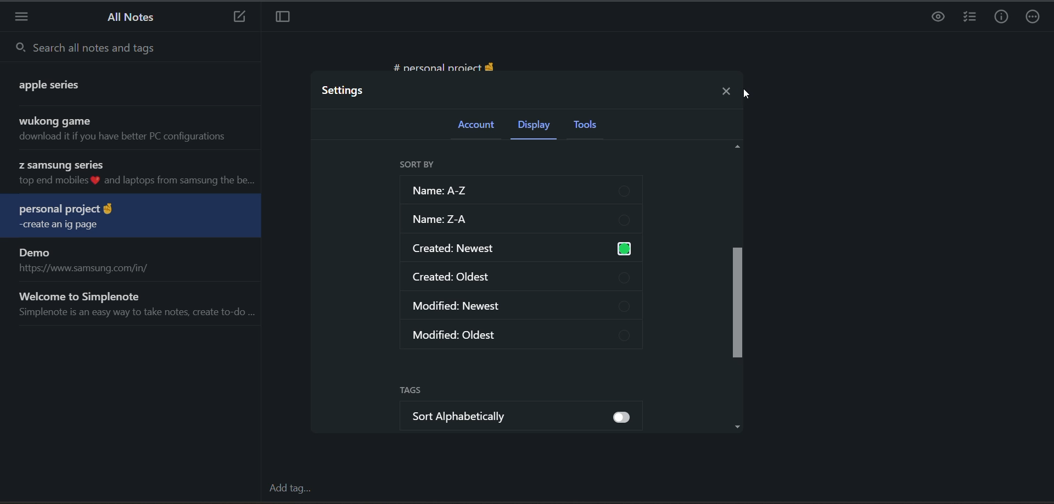 The height and width of the screenshot is (504, 1054). Describe the element at coordinates (735, 426) in the screenshot. I see `Down` at that location.